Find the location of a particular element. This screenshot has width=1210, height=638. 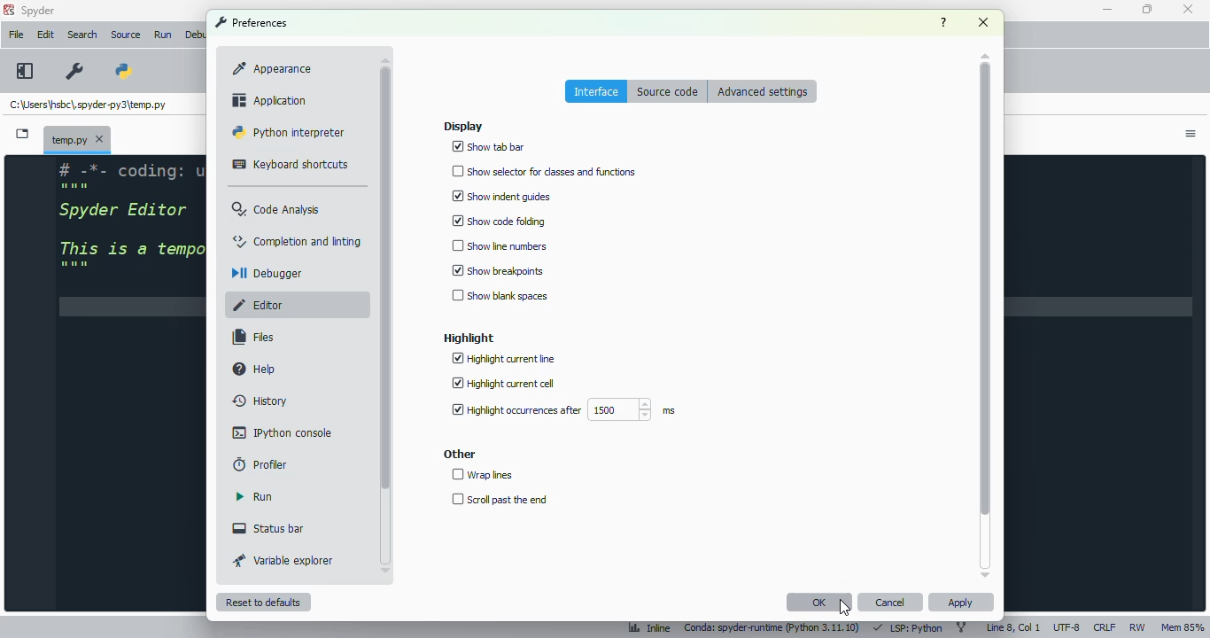

LSP: Python is located at coordinates (907, 628).